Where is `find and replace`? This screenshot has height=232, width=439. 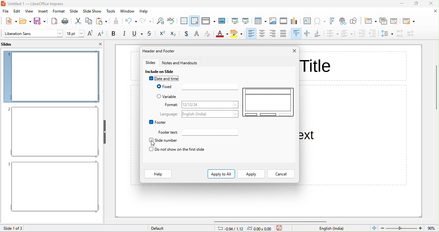 find and replace is located at coordinates (159, 22).